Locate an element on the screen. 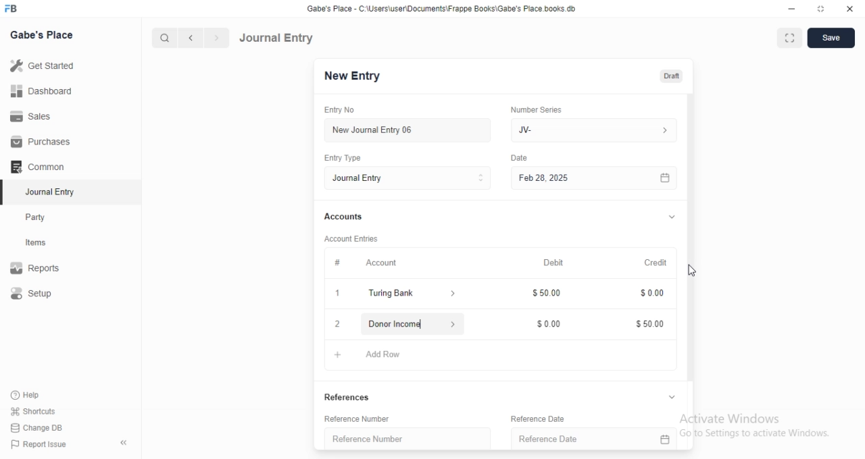  ‘Number Series is located at coordinates (544, 108).